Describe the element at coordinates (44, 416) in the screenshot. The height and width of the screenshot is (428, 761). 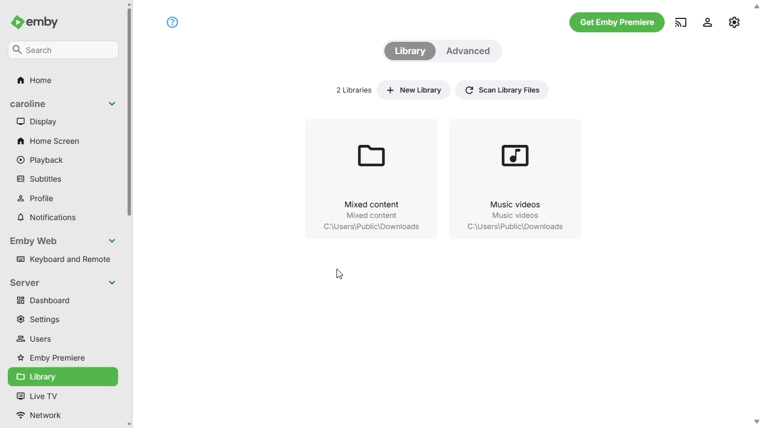
I see `network` at that location.